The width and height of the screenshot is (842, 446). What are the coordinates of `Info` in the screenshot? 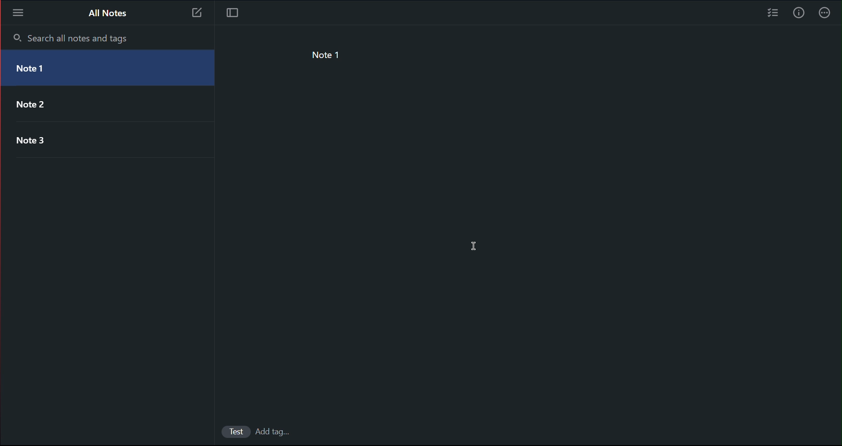 It's located at (799, 13).